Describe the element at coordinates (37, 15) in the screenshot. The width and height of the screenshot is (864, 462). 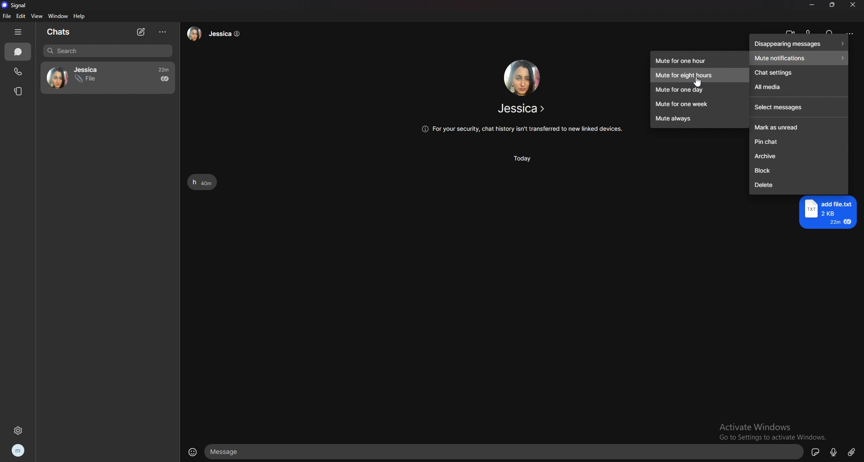
I see `view` at that location.